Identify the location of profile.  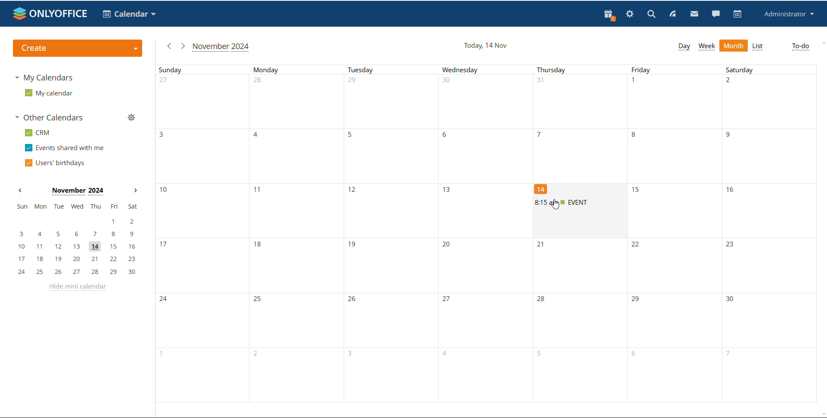
(787, 14).